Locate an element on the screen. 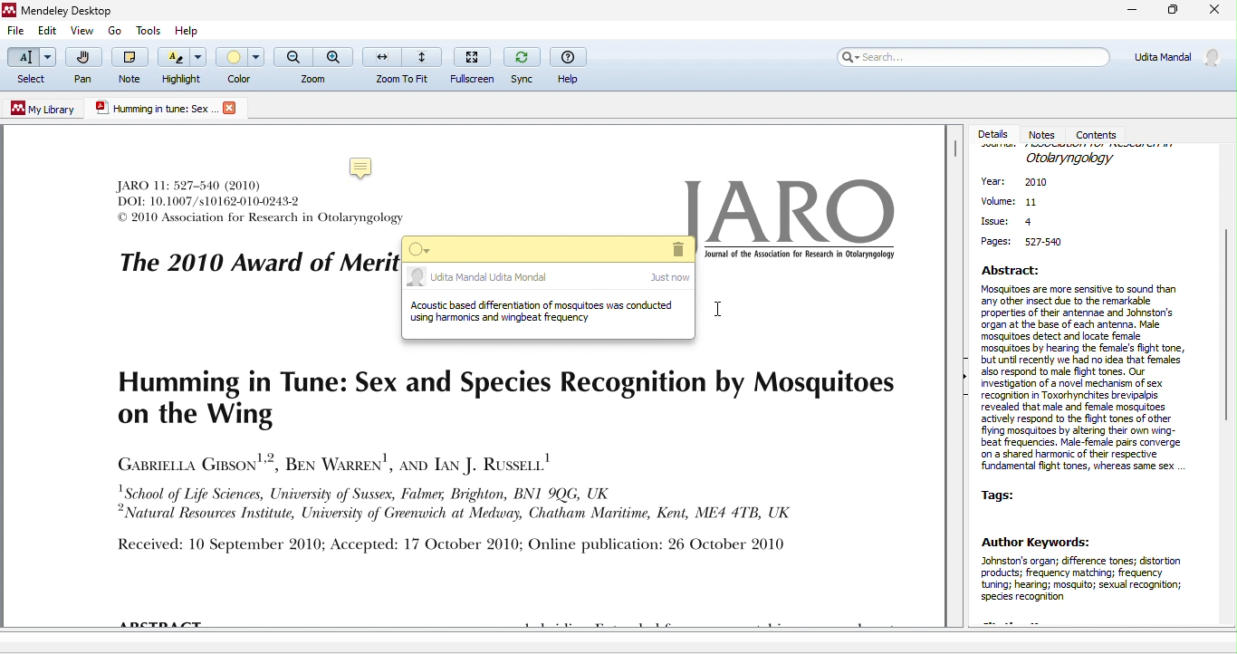  highlight is located at coordinates (182, 67).